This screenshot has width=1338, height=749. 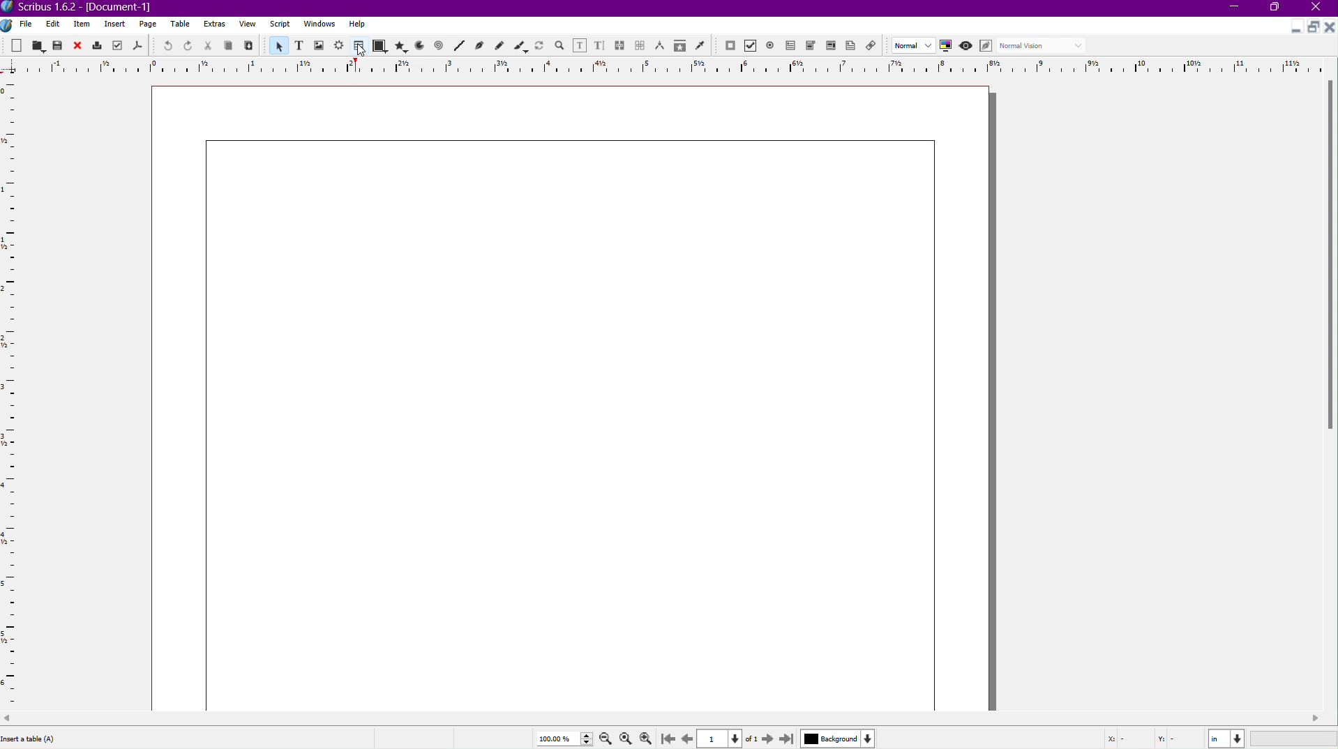 I want to click on Preflight Verifier, so click(x=115, y=46).